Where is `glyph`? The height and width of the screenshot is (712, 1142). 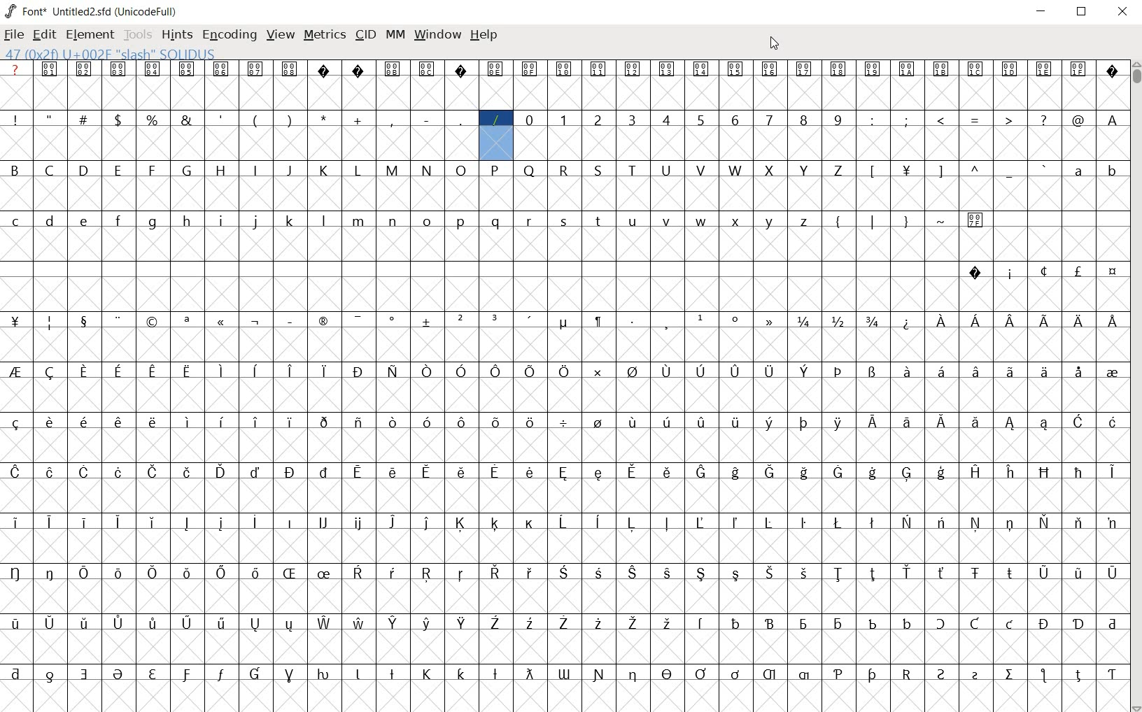
glyph is located at coordinates (325, 574).